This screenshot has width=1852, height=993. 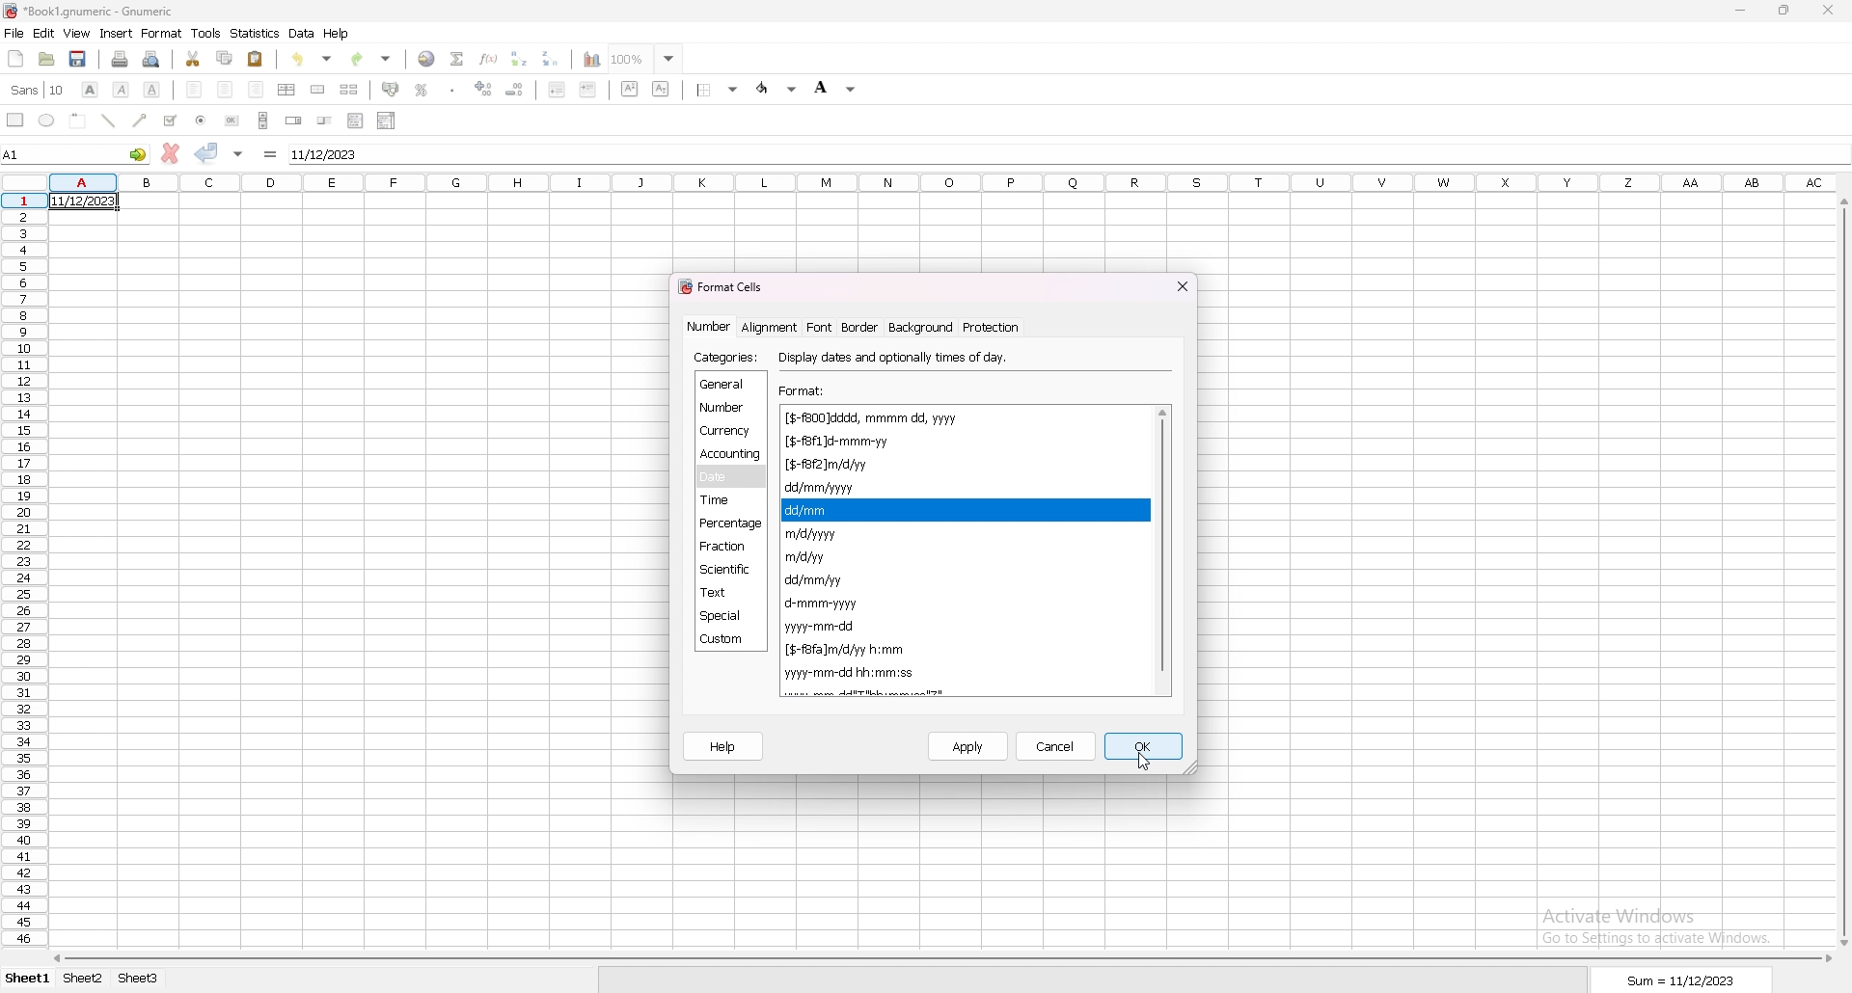 I want to click on thousands separator, so click(x=453, y=89).